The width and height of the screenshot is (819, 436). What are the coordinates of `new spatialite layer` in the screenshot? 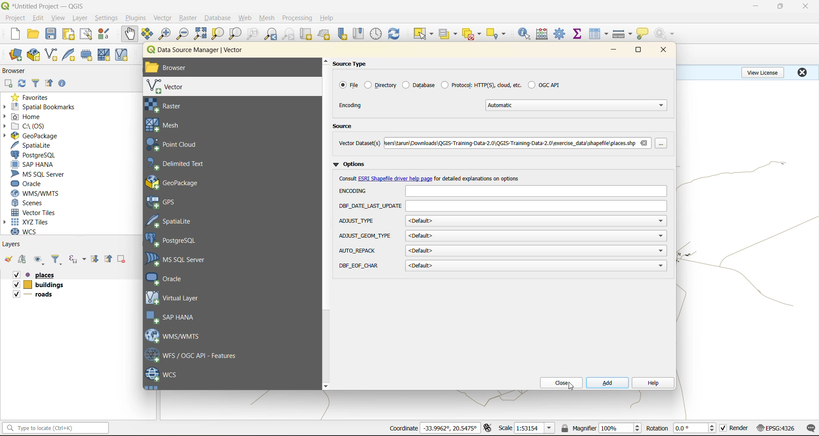 It's located at (71, 54).